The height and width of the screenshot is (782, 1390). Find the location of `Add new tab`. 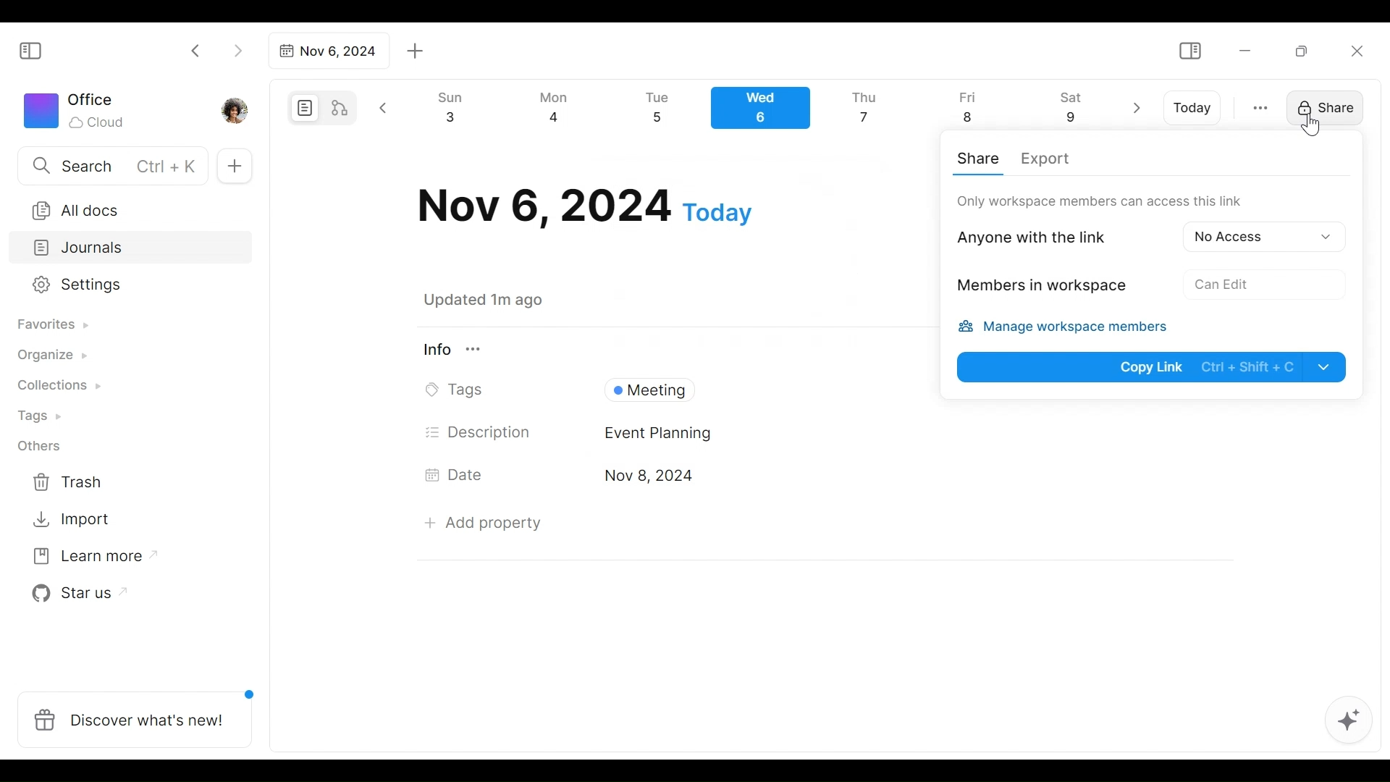

Add new tab is located at coordinates (416, 51).